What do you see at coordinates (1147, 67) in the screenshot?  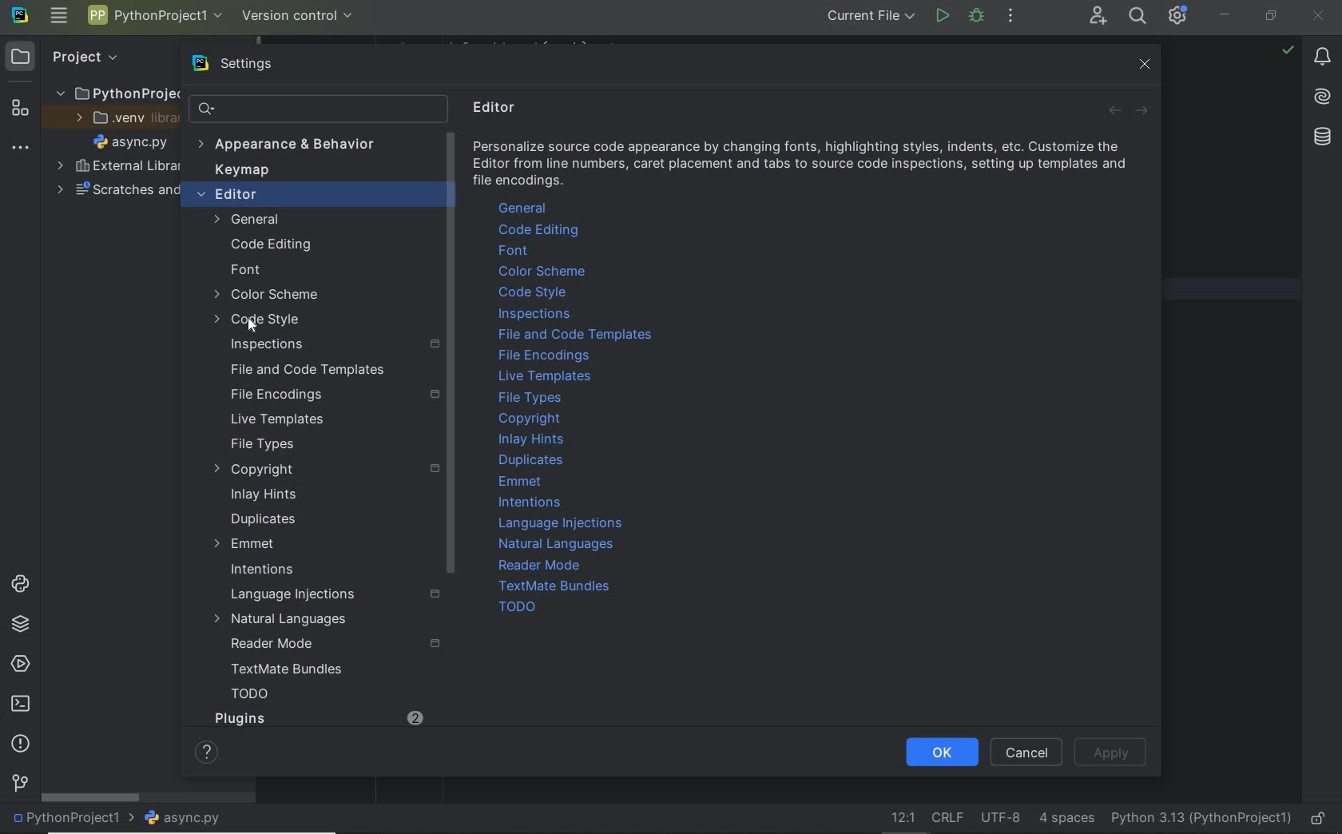 I see `close` at bounding box center [1147, 67].